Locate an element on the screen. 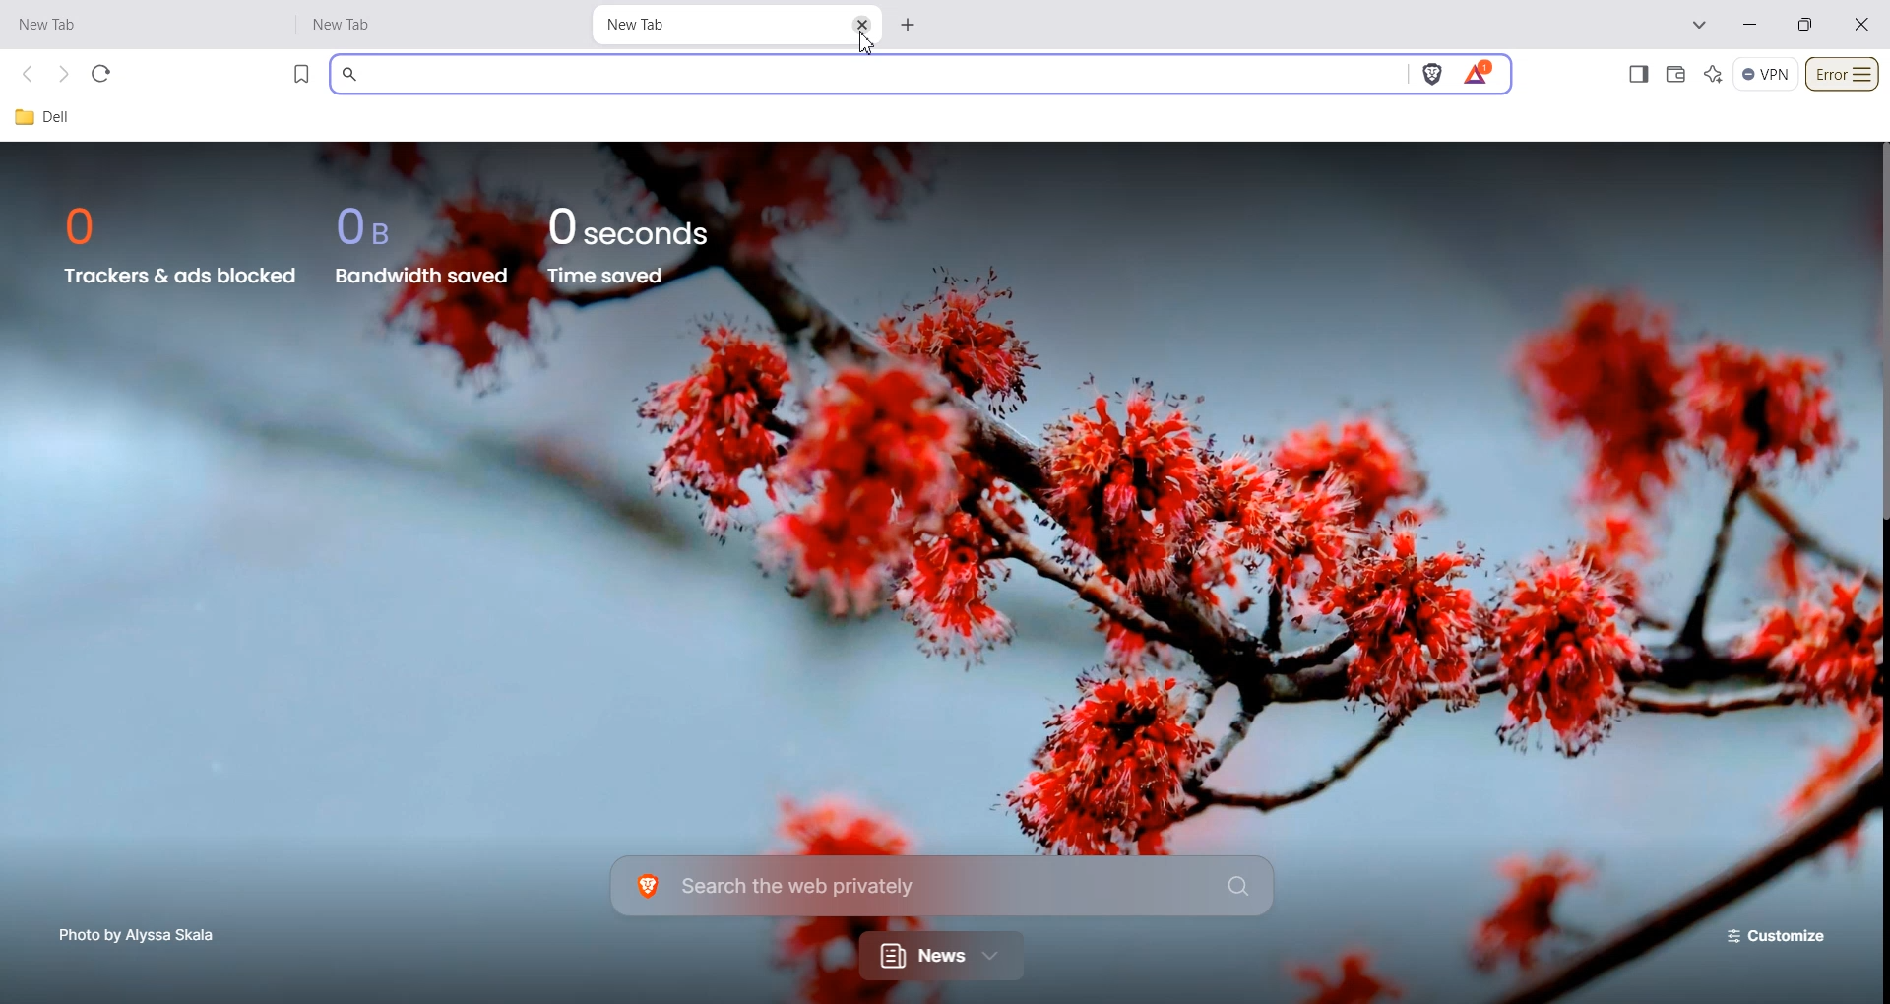 The height and width of the screenshot is (1004, 1890). Brave shields is located at coordinates (1432, 75).